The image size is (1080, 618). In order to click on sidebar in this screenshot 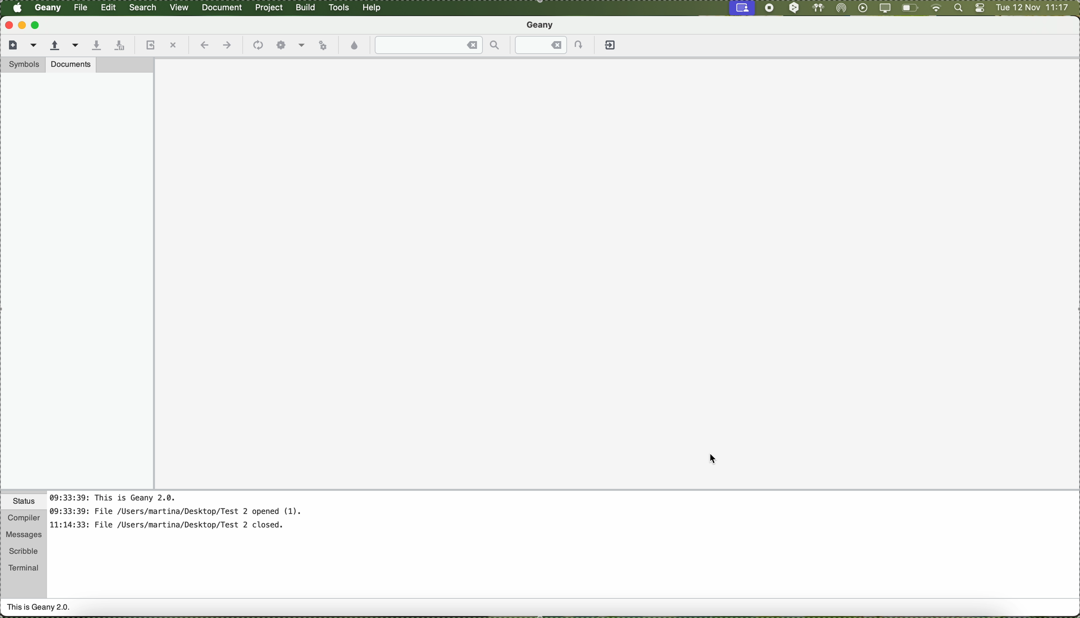, I will do `click(77, 281)`.